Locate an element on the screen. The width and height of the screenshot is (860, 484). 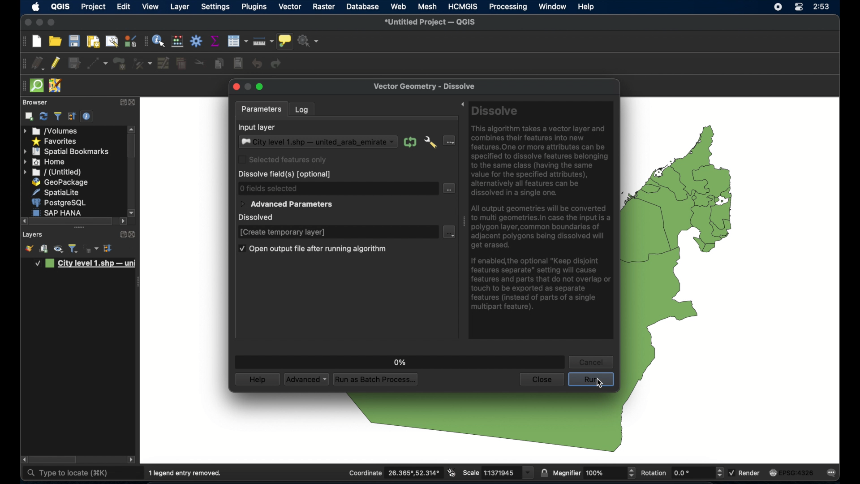
filter legend is located at coordinates (57, 117).